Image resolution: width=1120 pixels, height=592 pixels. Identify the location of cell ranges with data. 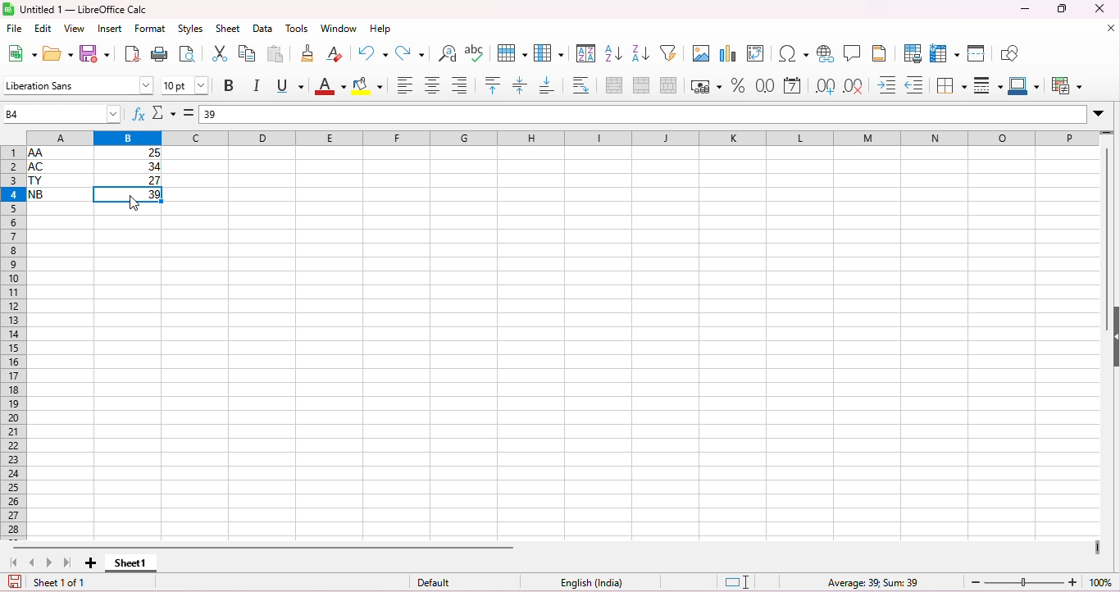
(96, 175).